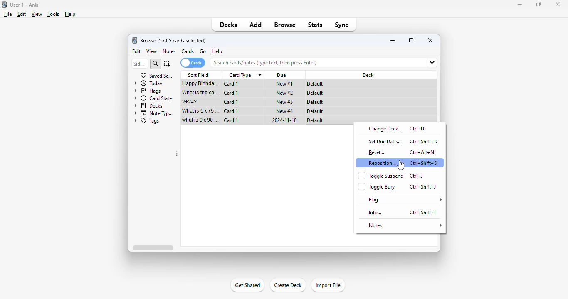 The image size is (568, 299). Describe the element at coordinates (4, 5) in the screenshot. I see `logo` at that location.